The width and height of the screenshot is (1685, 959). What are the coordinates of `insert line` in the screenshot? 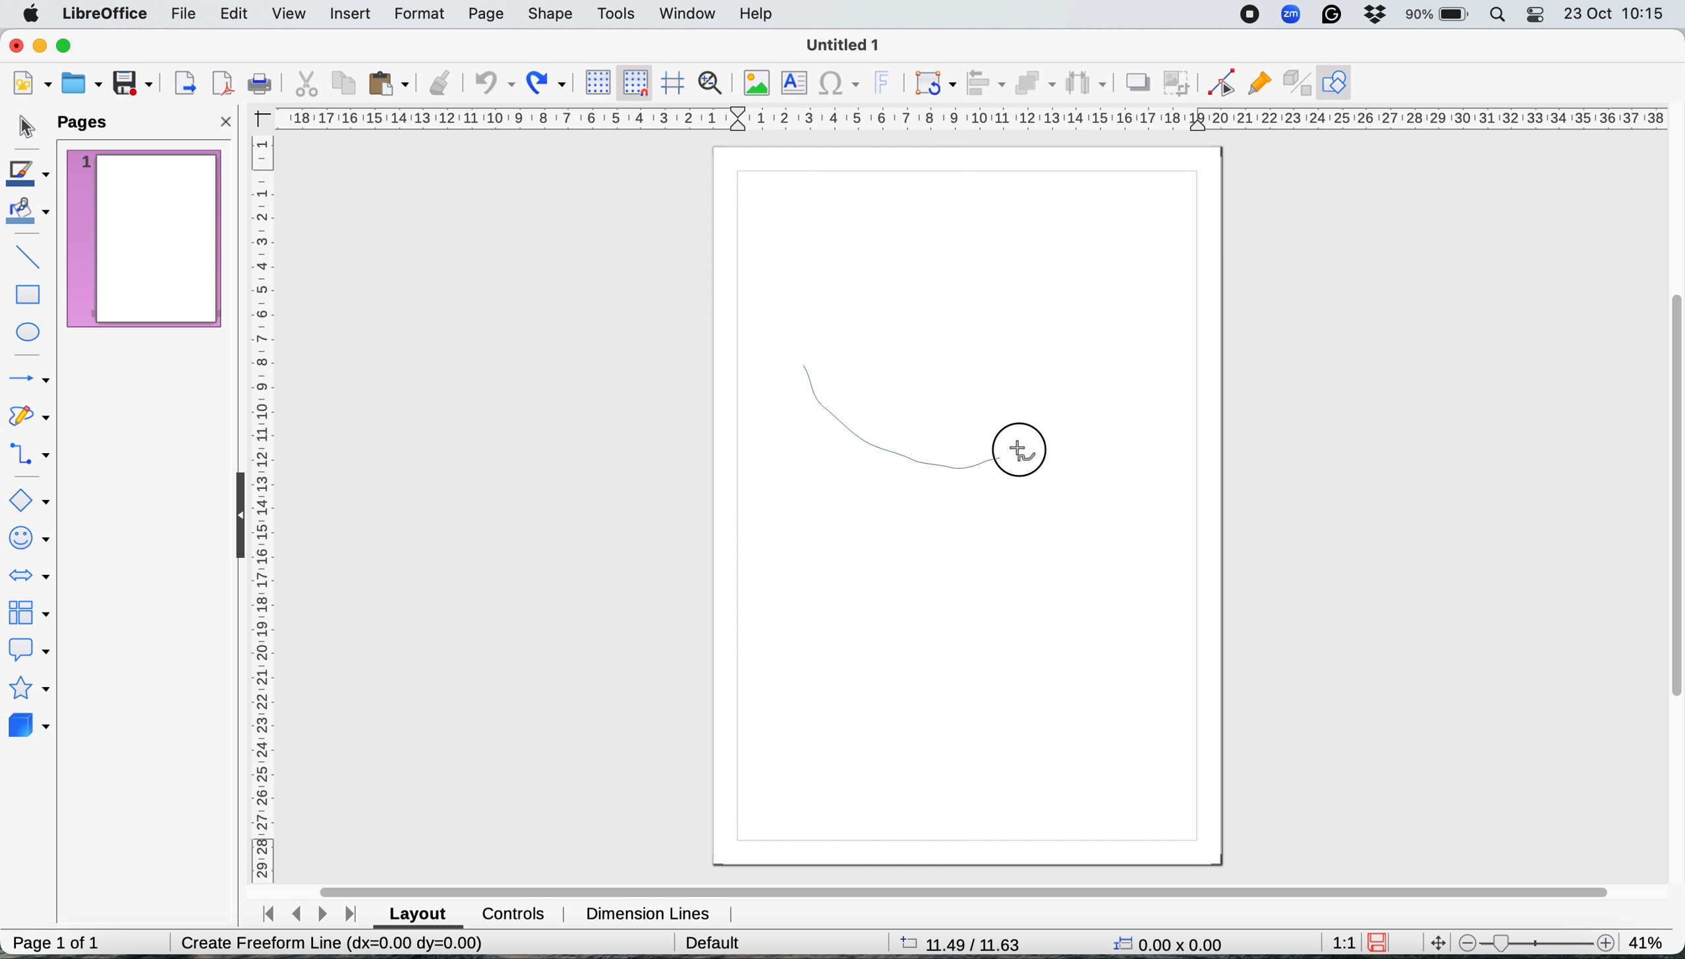 It's located at (29, 256).